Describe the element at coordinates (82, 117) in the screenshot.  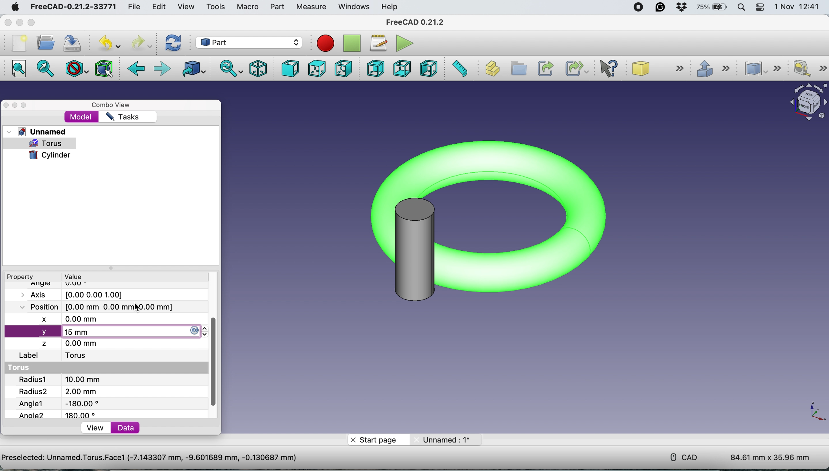
I see `model` at that location.